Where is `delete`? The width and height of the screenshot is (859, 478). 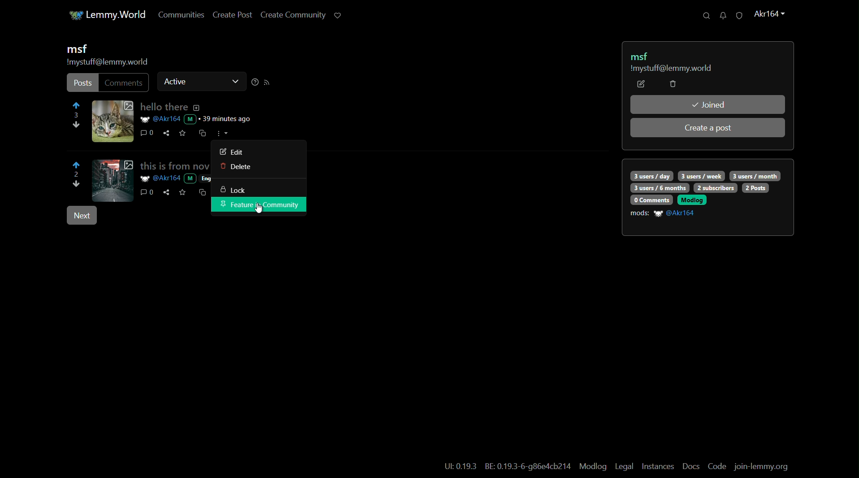
delete is located at coordinates (233, 167).